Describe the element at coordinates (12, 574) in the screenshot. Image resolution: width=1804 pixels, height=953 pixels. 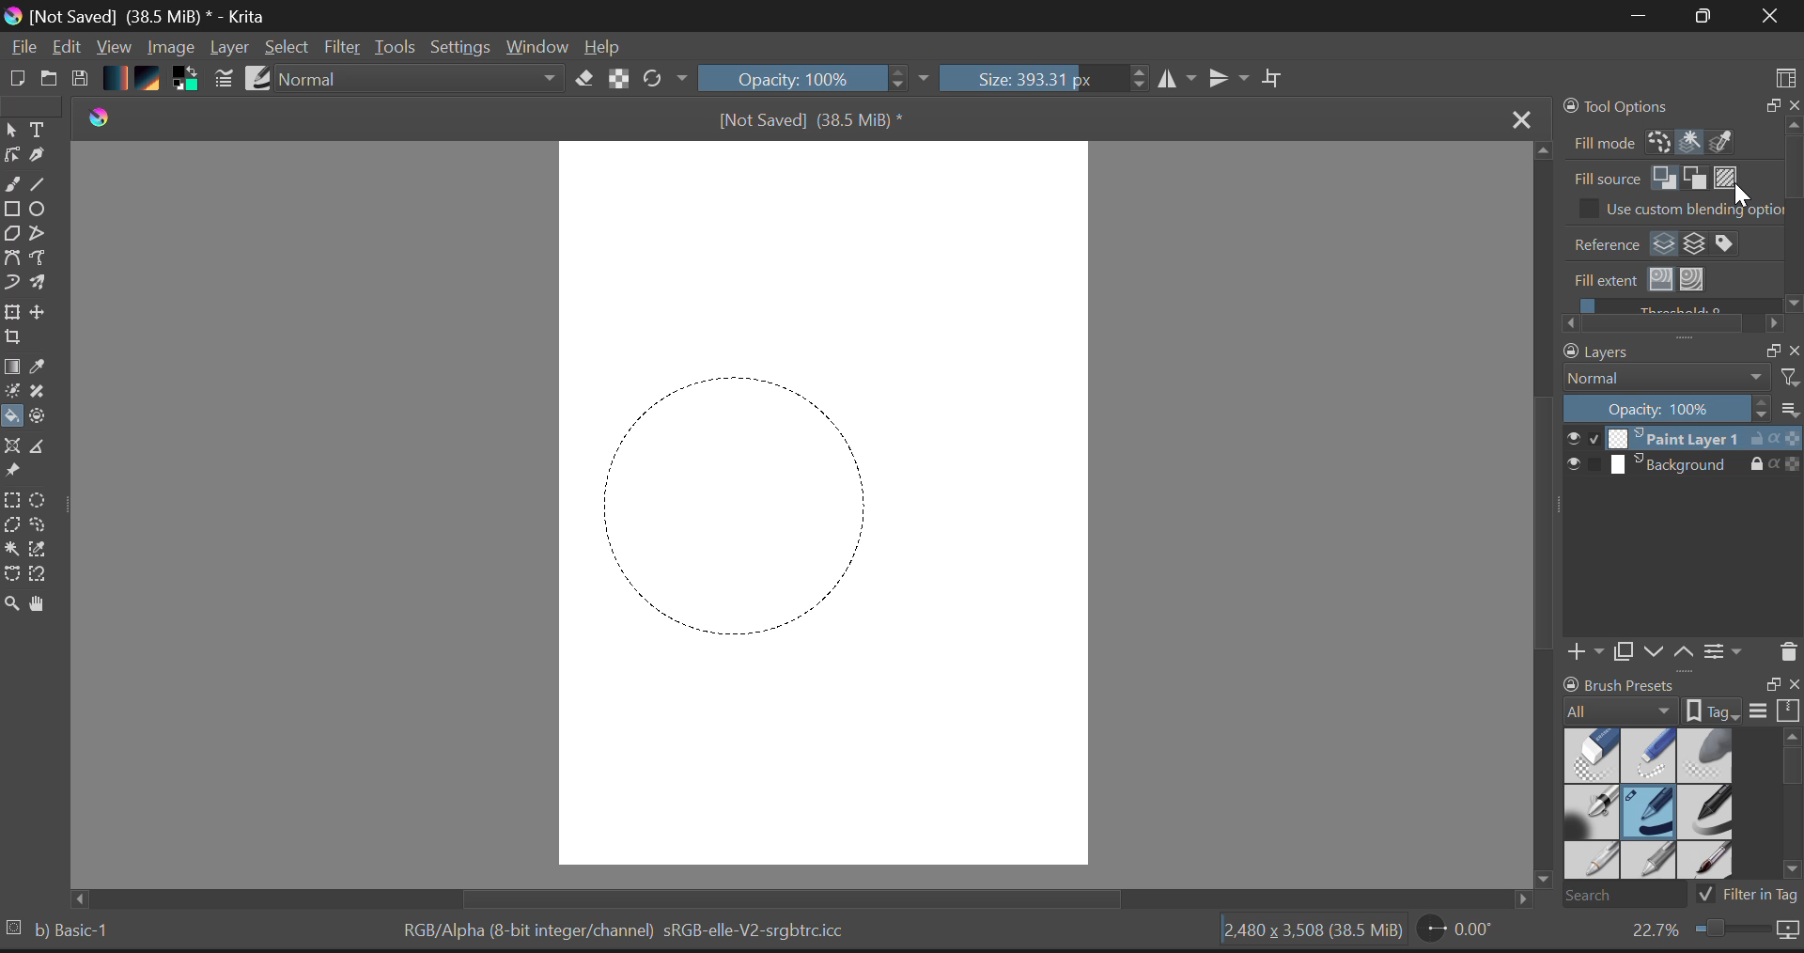
I see `Bezier Curve` at that location.